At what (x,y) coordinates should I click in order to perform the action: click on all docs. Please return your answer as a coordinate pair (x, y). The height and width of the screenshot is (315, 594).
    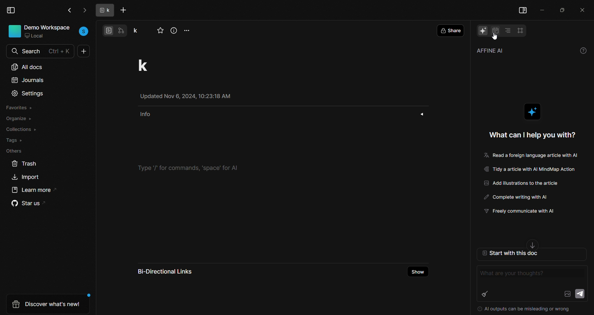
    Looking at the image, I should click on (27, 66).